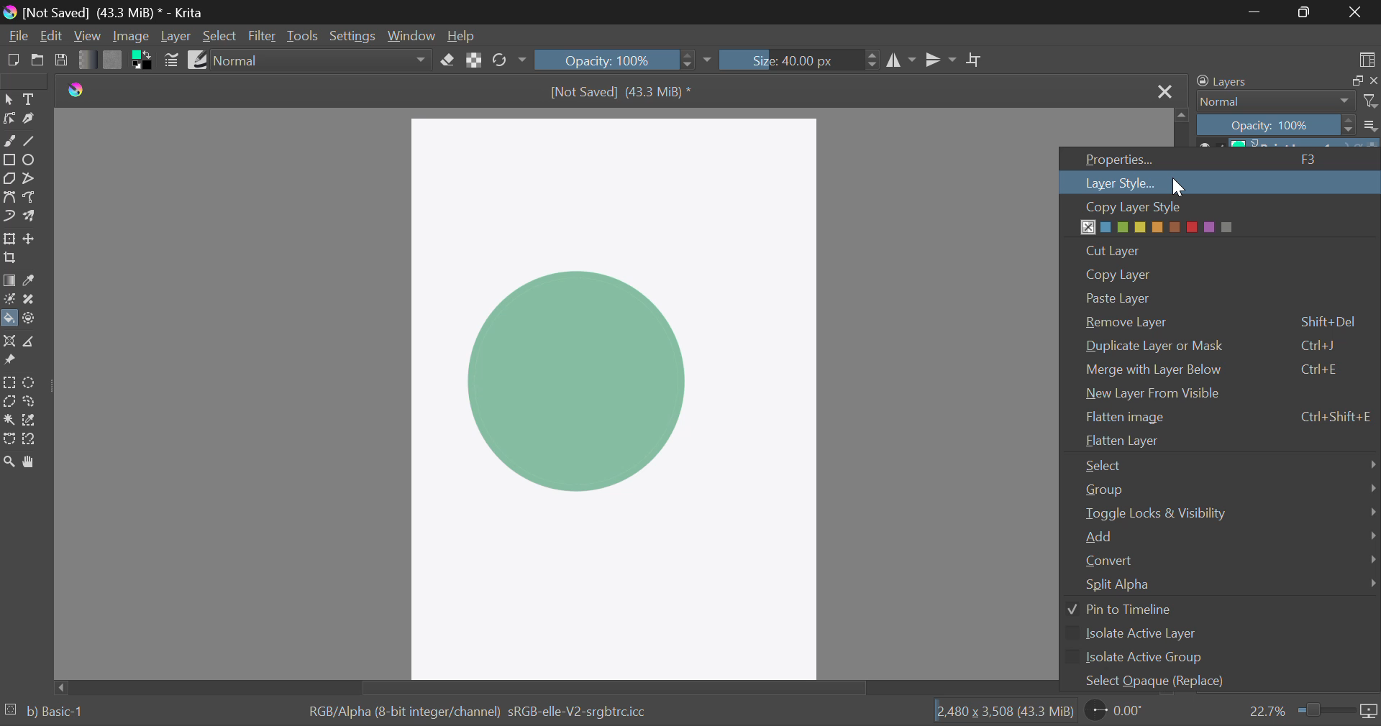 The width and height of the screenshot is (1381, 726). I want to click on Blending Mode, so click(324, 60).